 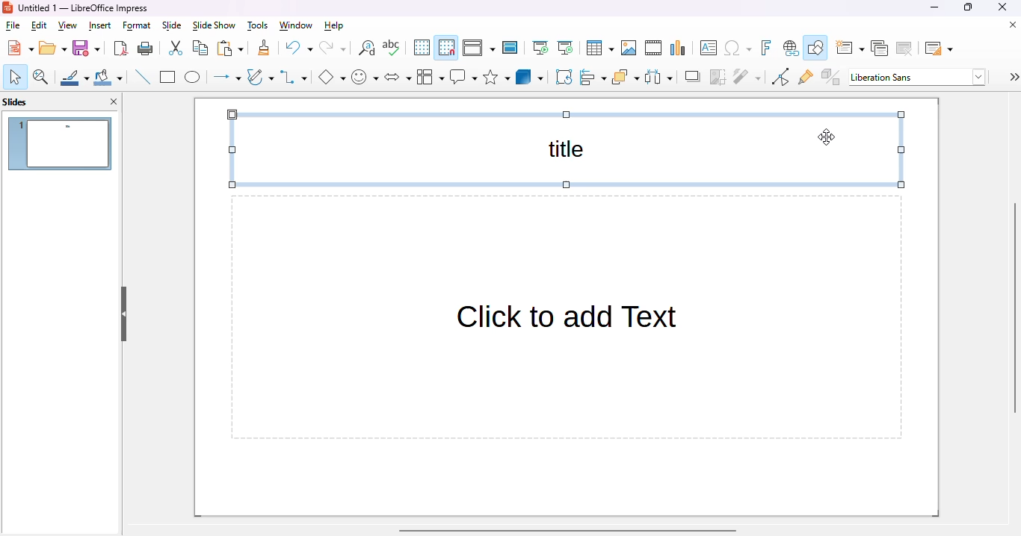 What do you see at coordinates (41, 77) in the screenshot?
I see `zoom & pan` at bounding box center [41, 77].